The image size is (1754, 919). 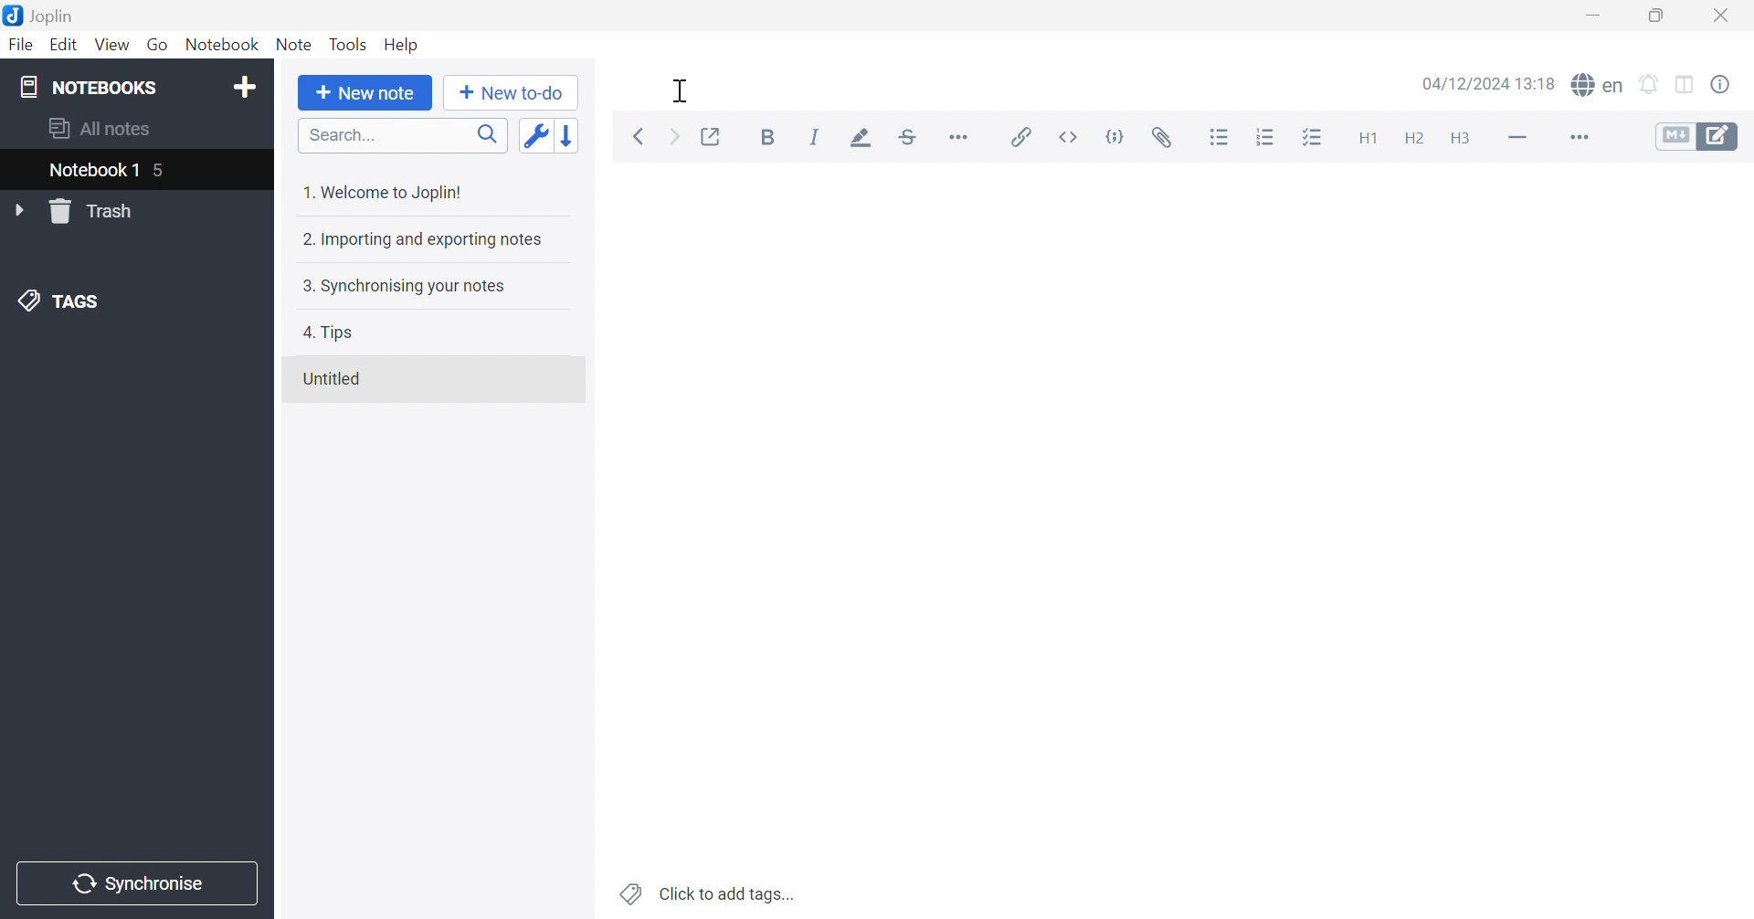 I want to click on 04/12/2024 12:18, so click(x=1489, y=83).